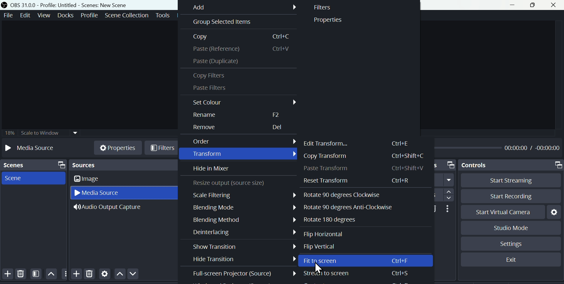  What do you see at coordinates (331, 21) in the screenshot?
I see `Properties` at bounding box center [331, 21].